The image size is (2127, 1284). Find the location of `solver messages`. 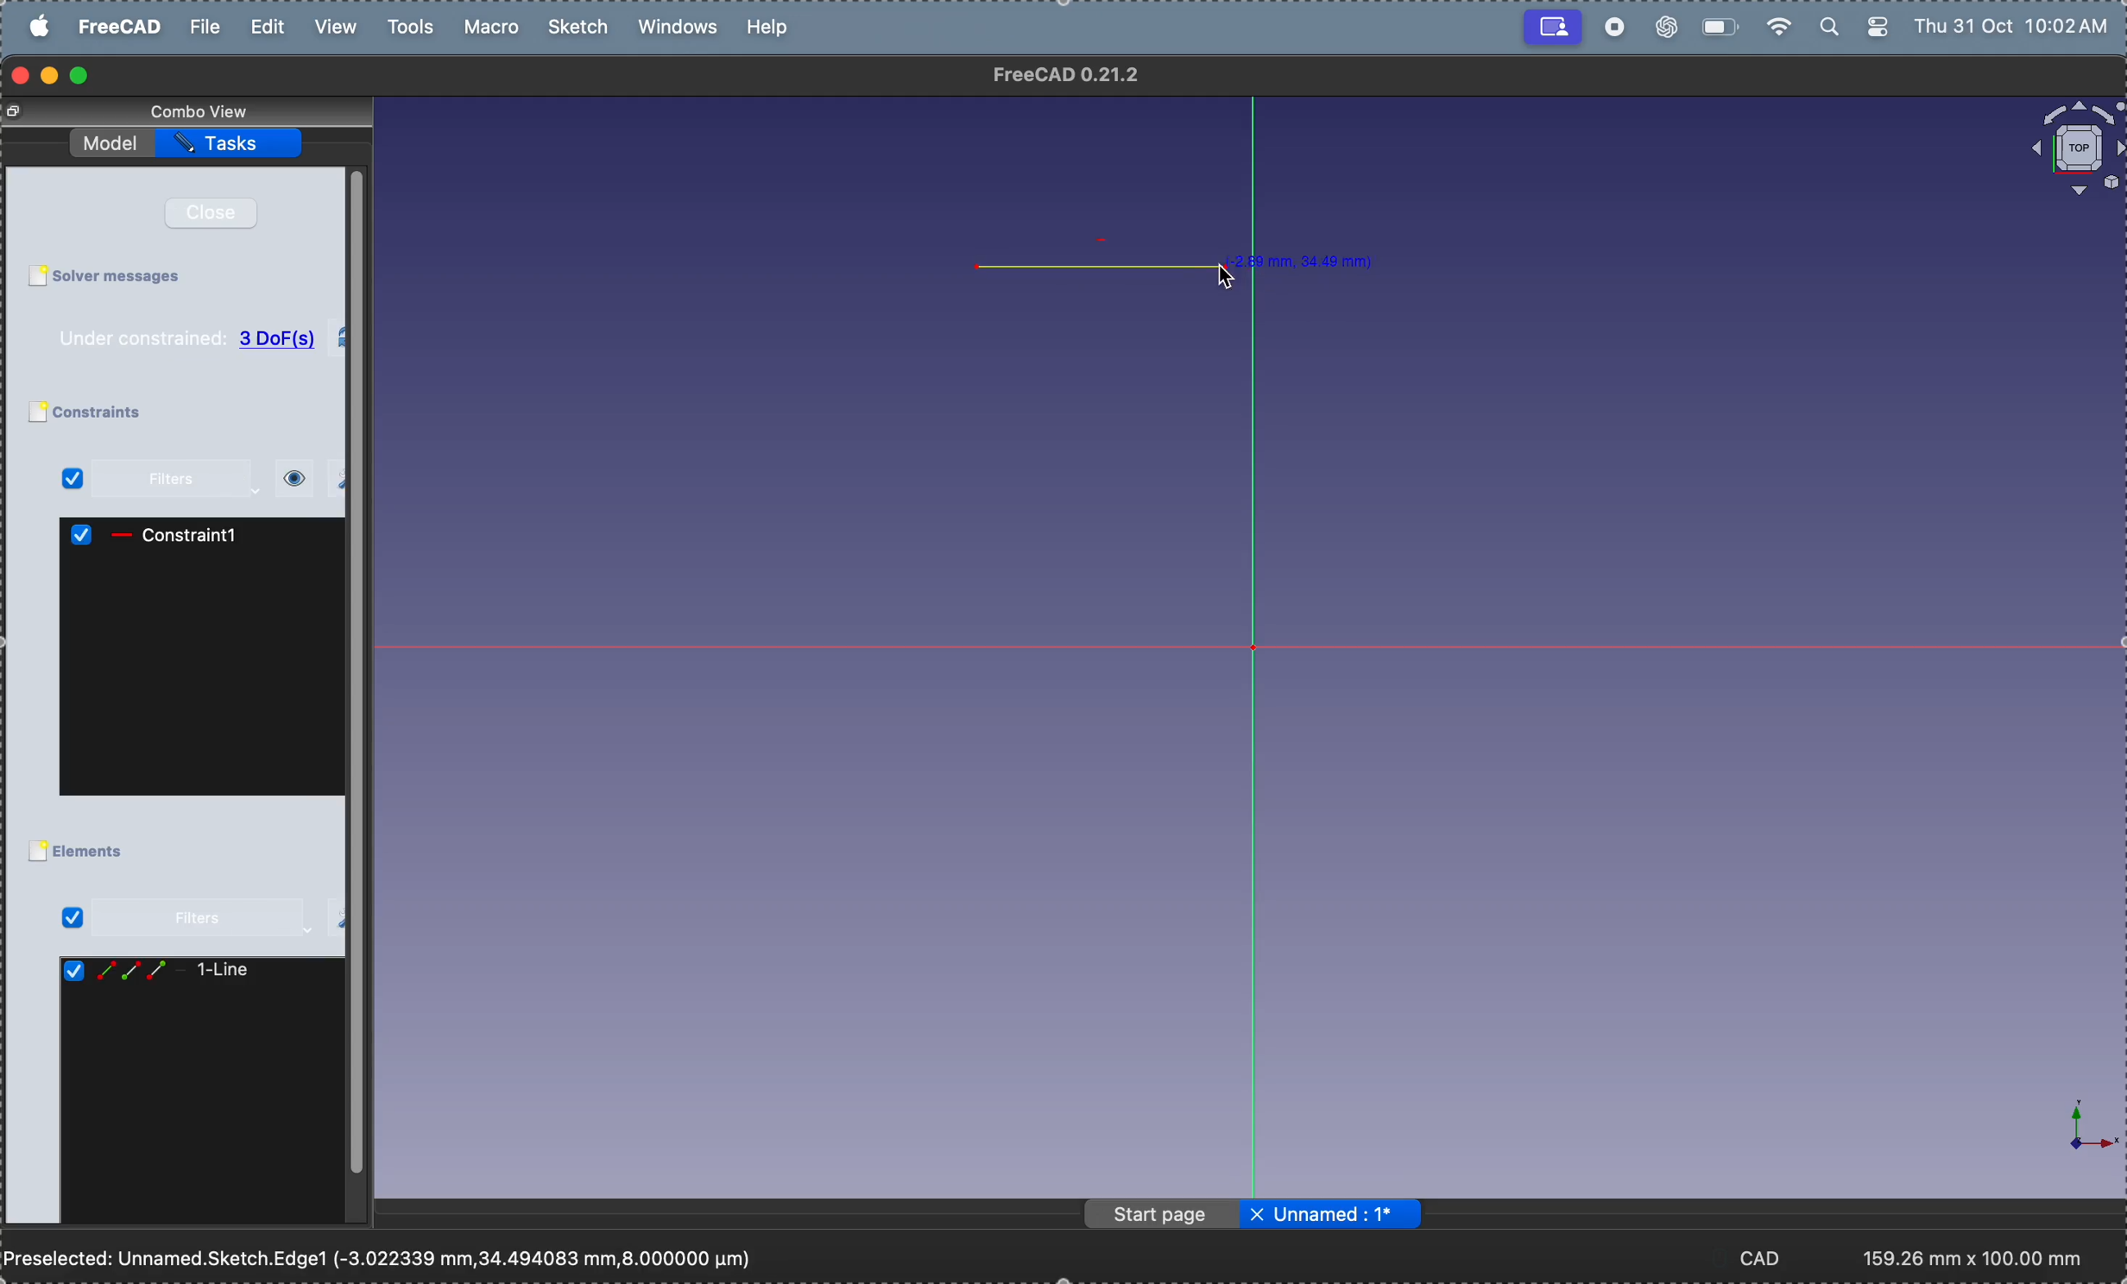

solver messages is located at coordinates (125, 276).